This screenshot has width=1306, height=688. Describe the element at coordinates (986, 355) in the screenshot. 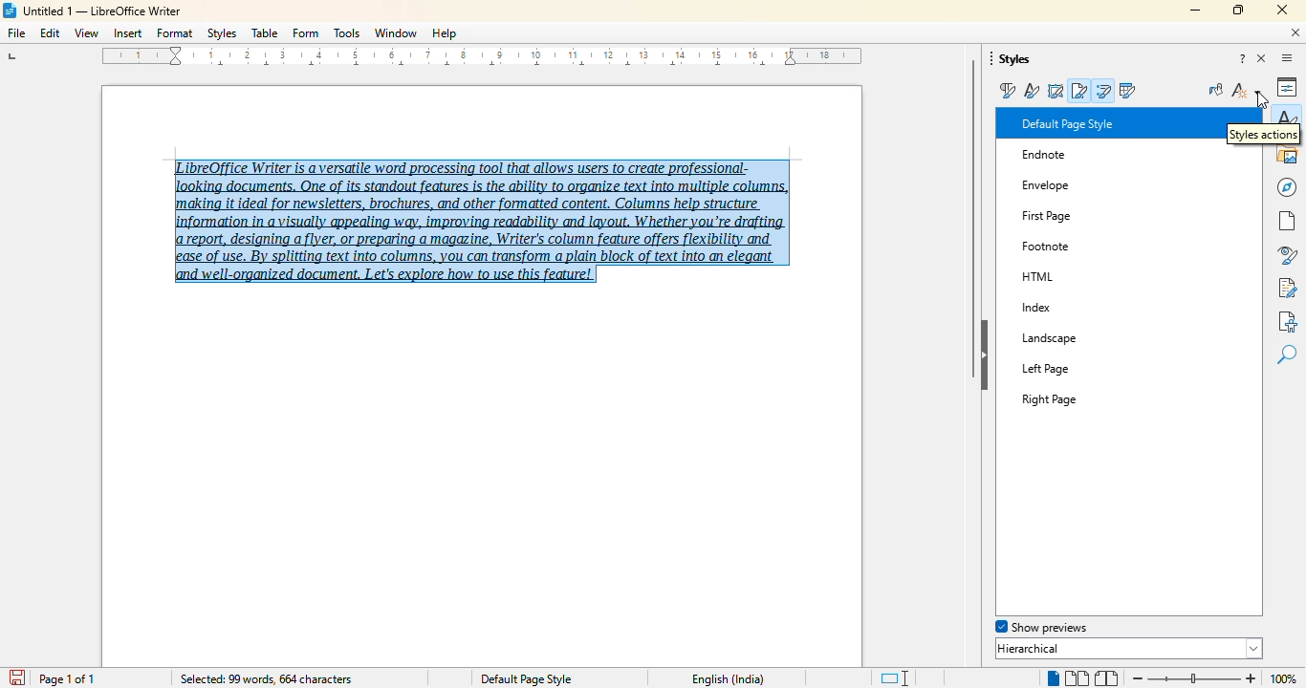

I see `hide` at that location.